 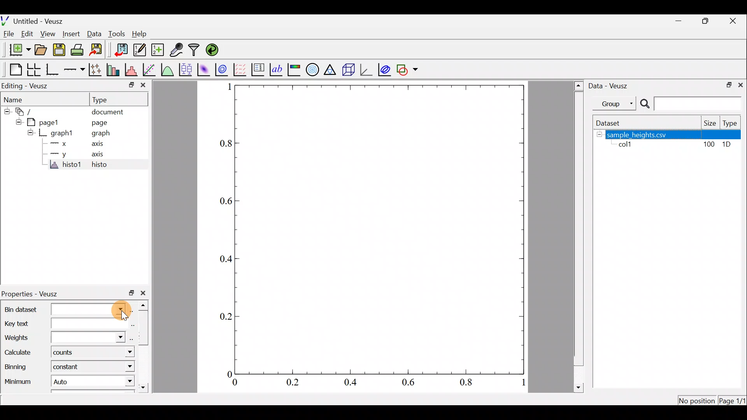 I want to click on minimize, so click(x=679, y=23).